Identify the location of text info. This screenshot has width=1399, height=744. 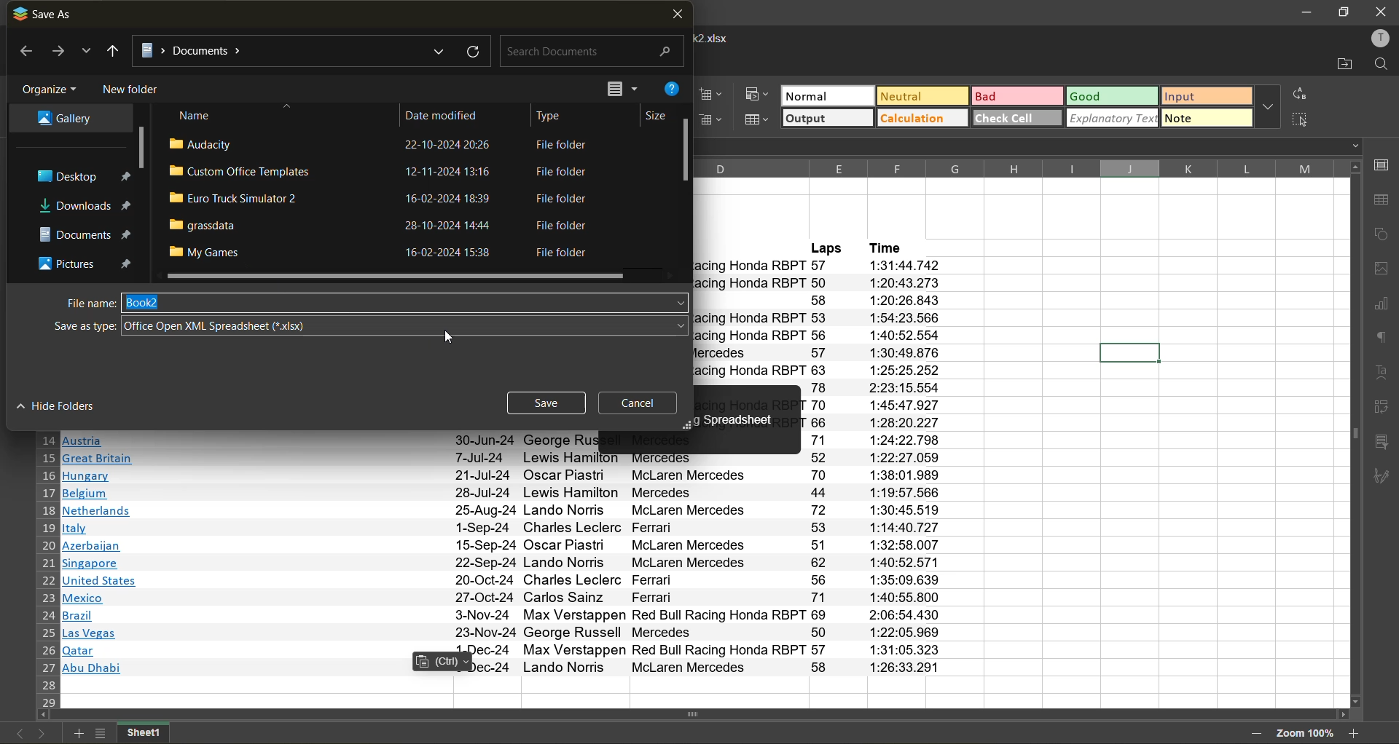
(508, 581).